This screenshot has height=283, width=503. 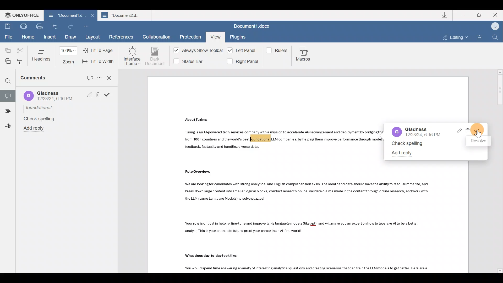 What do you see at coordinates (99, 61) in the screenshot?
I see `Fit to width` at bounding box center [99, 61].